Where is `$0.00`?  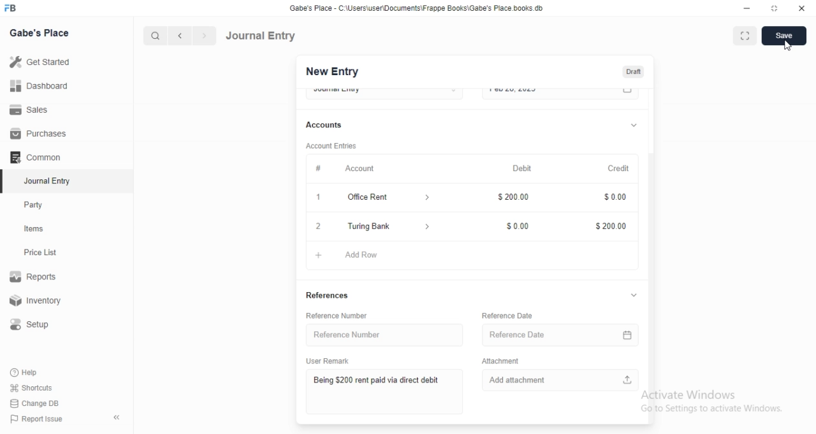
$0.00 is located at coordinates (513, 226).